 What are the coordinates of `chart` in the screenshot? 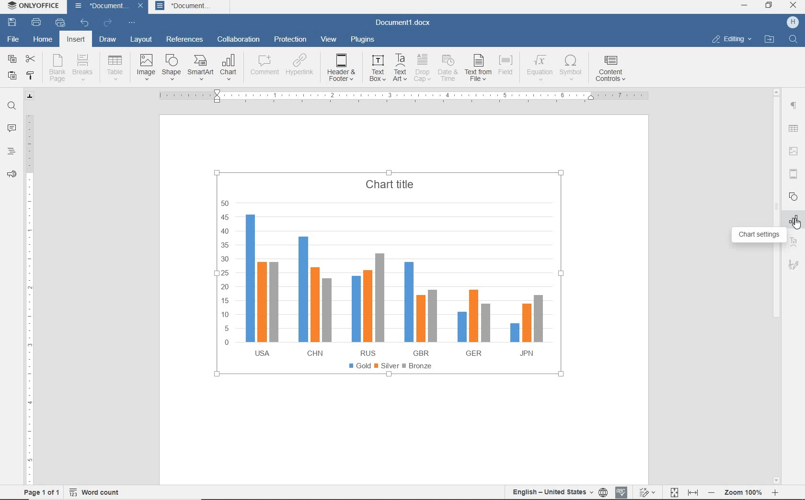 It's located at (385, 277).